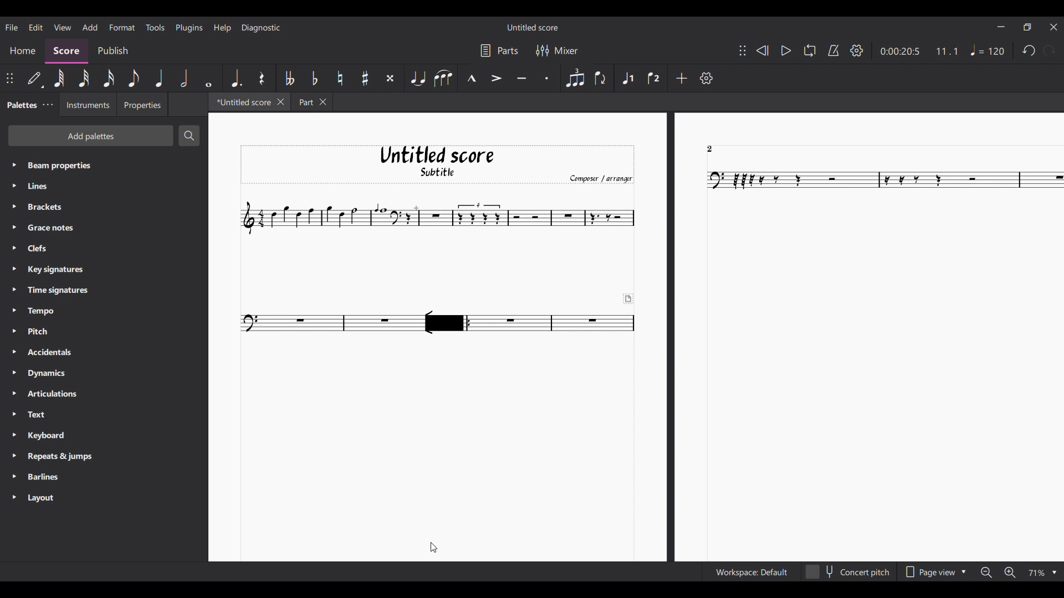 The image size is (1064, 598). I want to click on Add menu, so click(90, 27).